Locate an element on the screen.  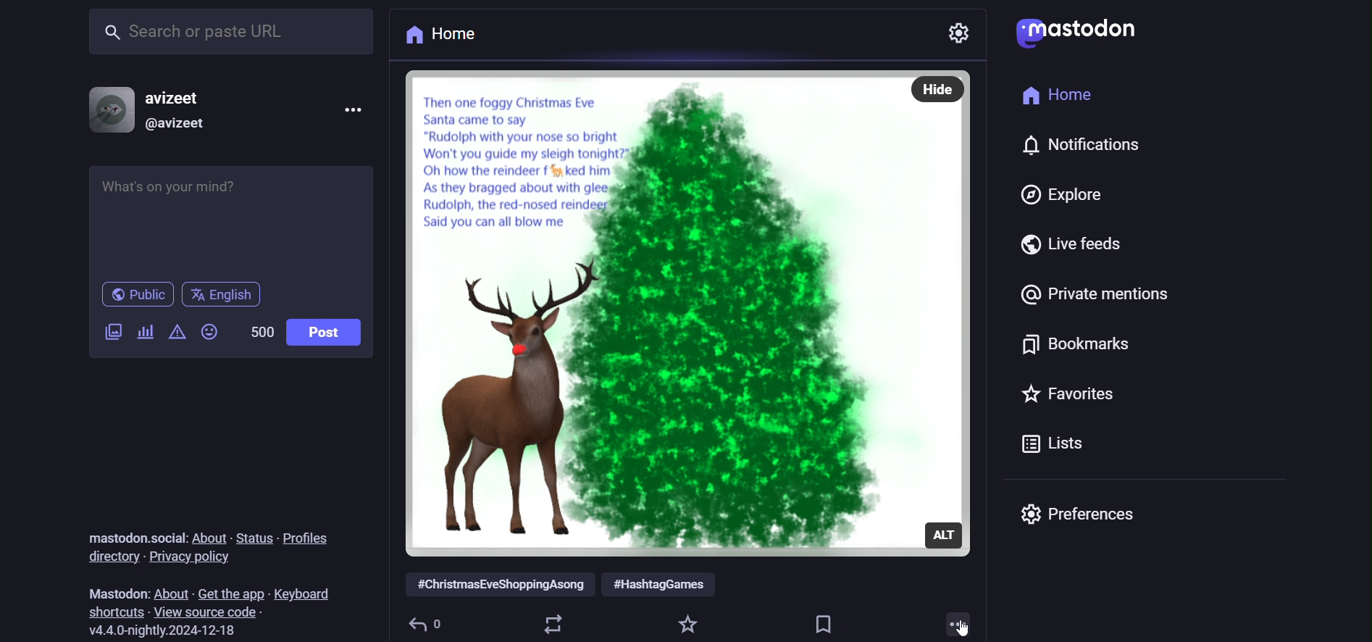
word limit is located at coordinates (260, 331).